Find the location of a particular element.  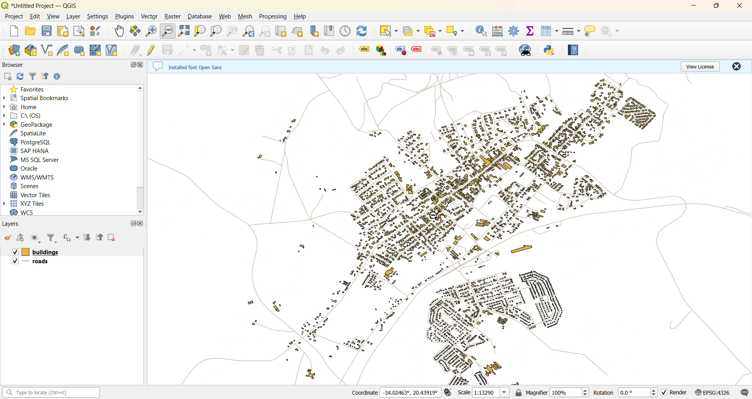

show layout is located at coordinates (78, 32).